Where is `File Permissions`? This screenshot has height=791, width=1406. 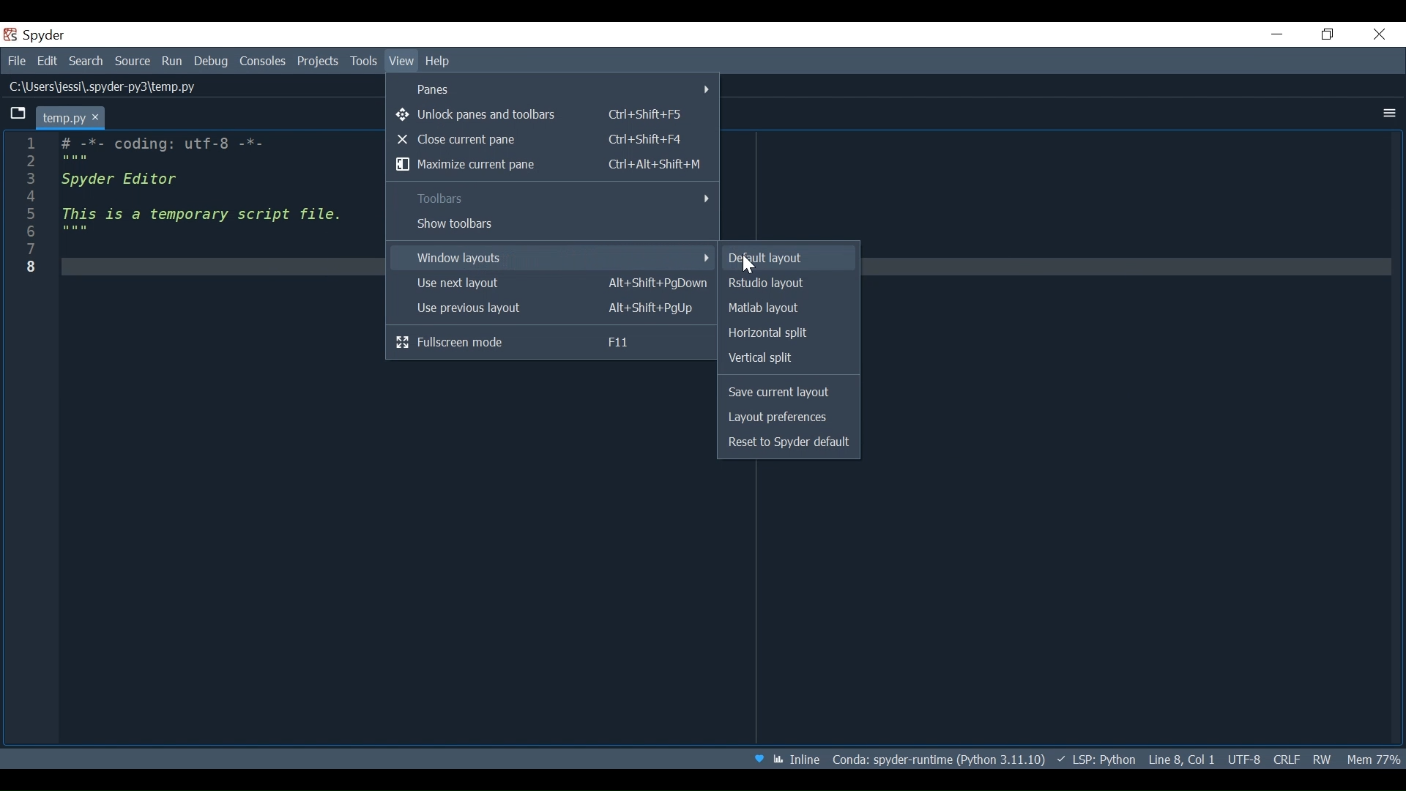
File Permissions is located at coordinates (1323, 760).